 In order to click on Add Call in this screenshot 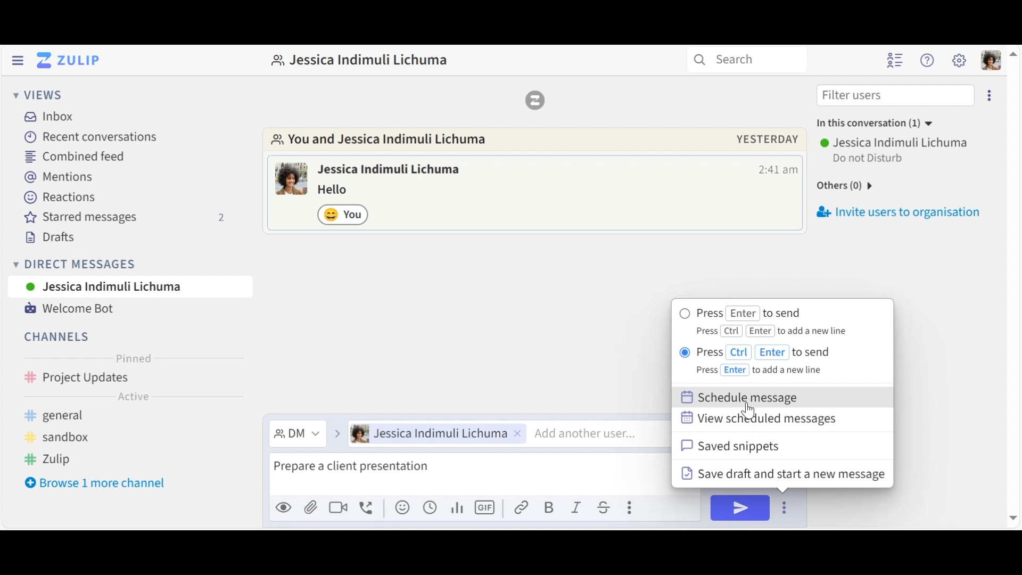, I will do `click(369, 506)`.